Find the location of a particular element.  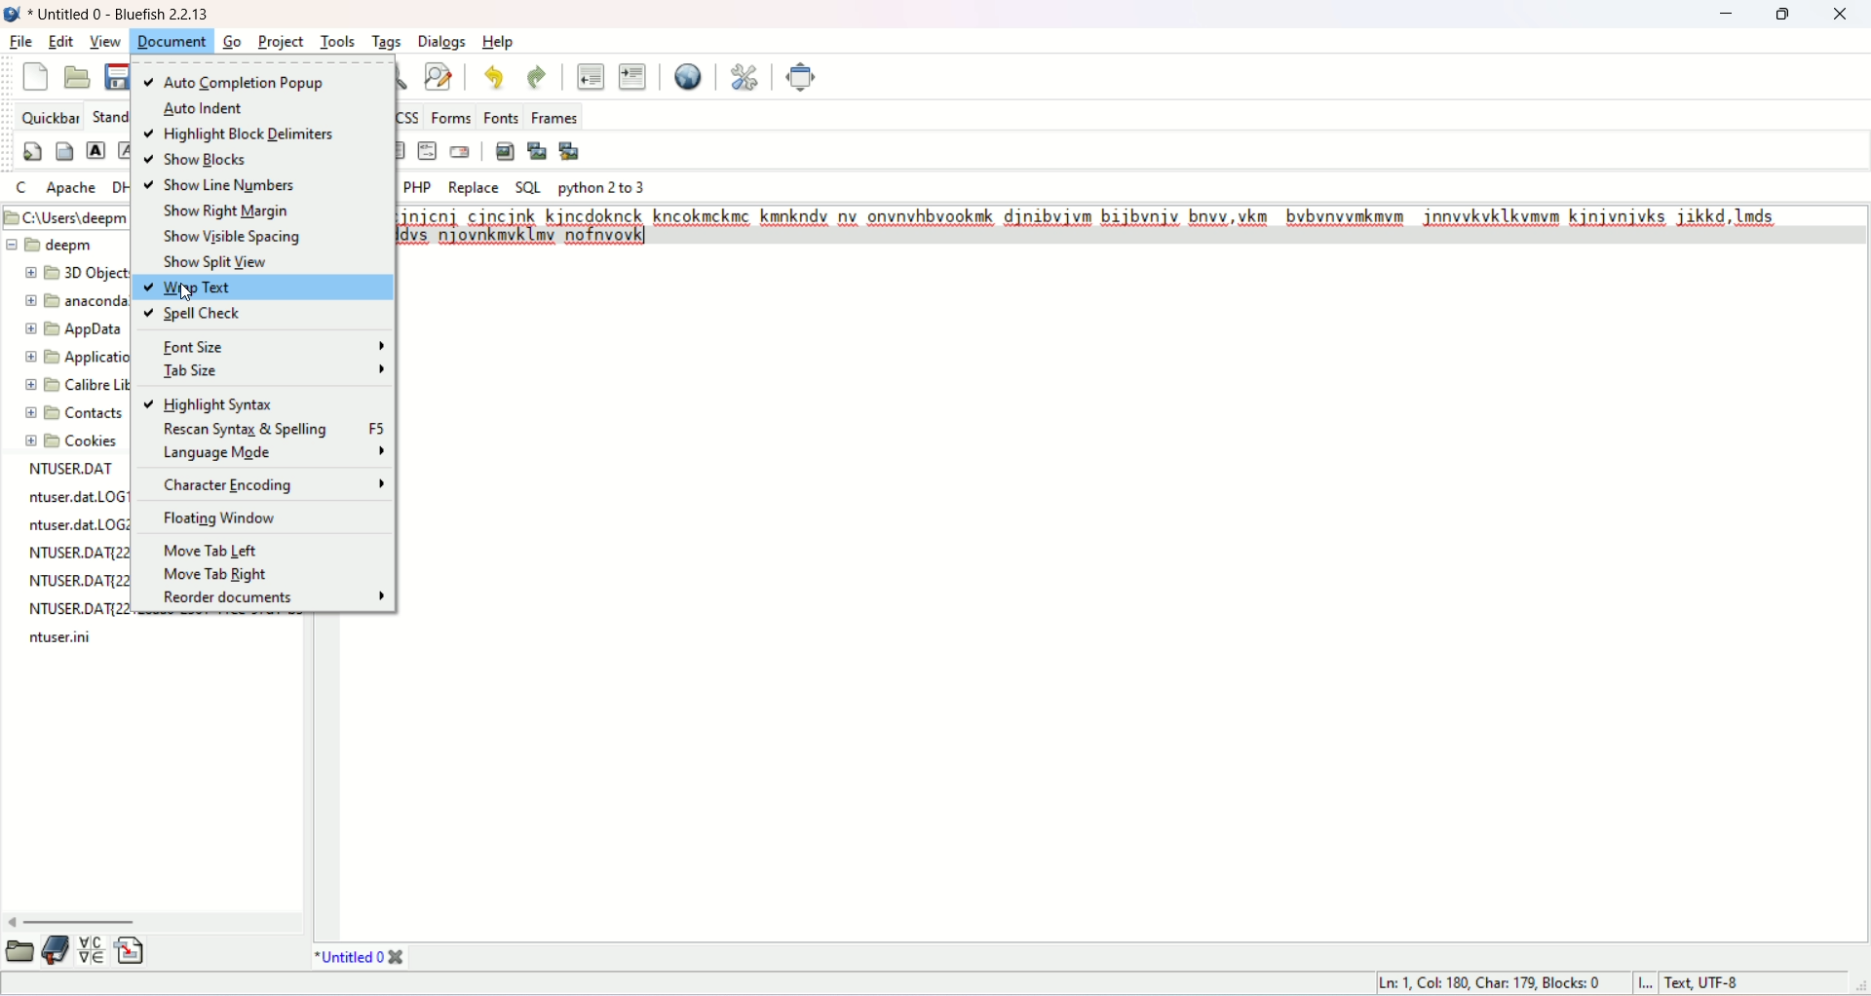

PHP is located at coordinates (418, 185).